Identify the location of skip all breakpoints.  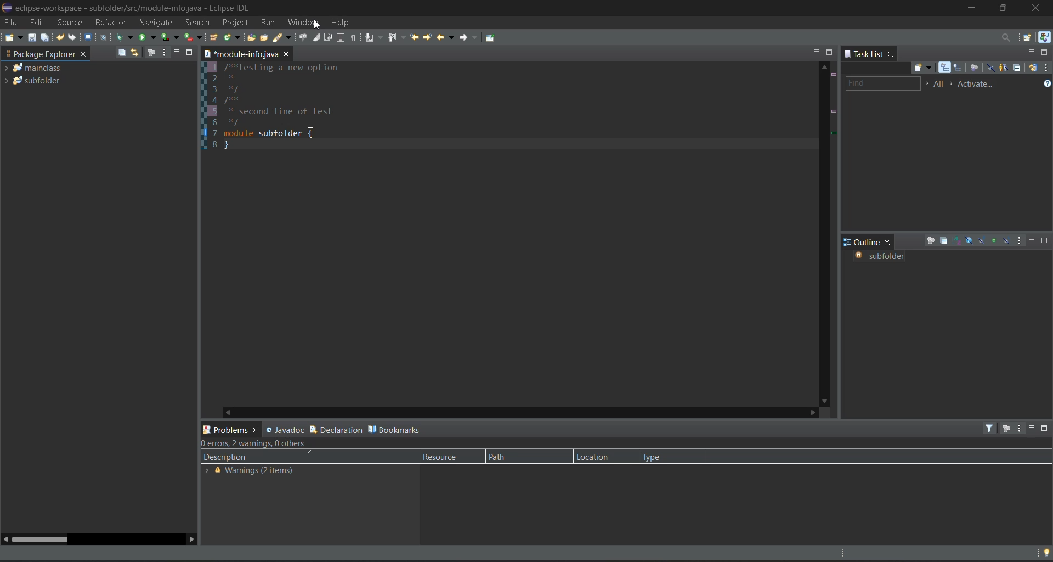
(104, 38).